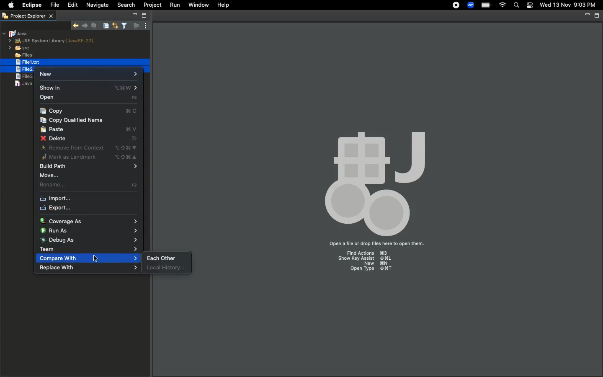  Describe the element at coordinates (376, 263) in the screenshot. I see `New` at that location.